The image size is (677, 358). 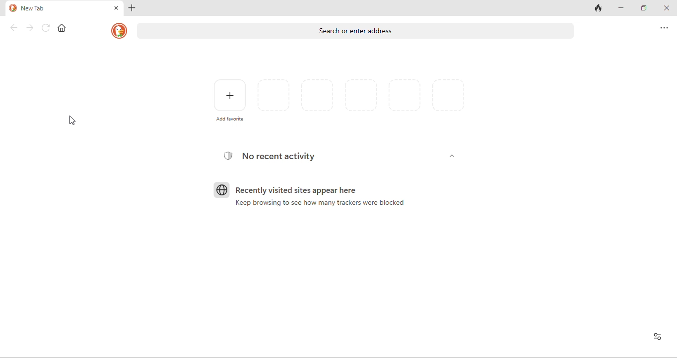 I want to click on forward, so click(x=30, y=28).